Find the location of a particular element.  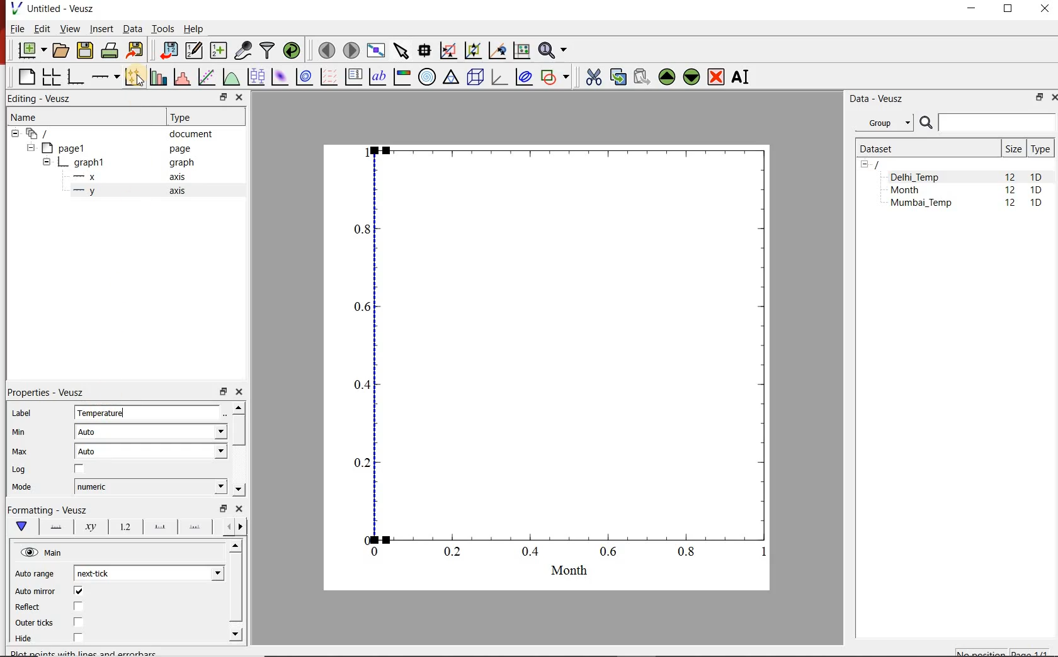

scrollbar is located at coordinates (238, 449).